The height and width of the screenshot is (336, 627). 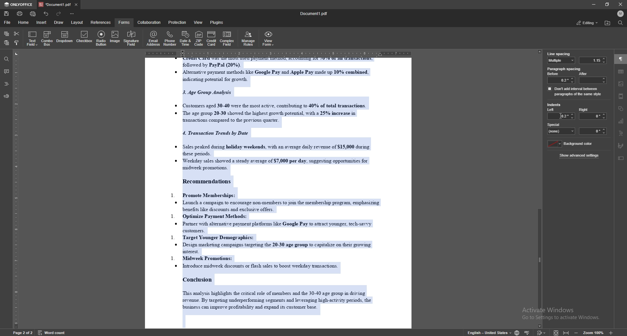 What do you see at coordinates (170, 38) in the screenshot?
I see `phone number` at bounding box center [170, 38].